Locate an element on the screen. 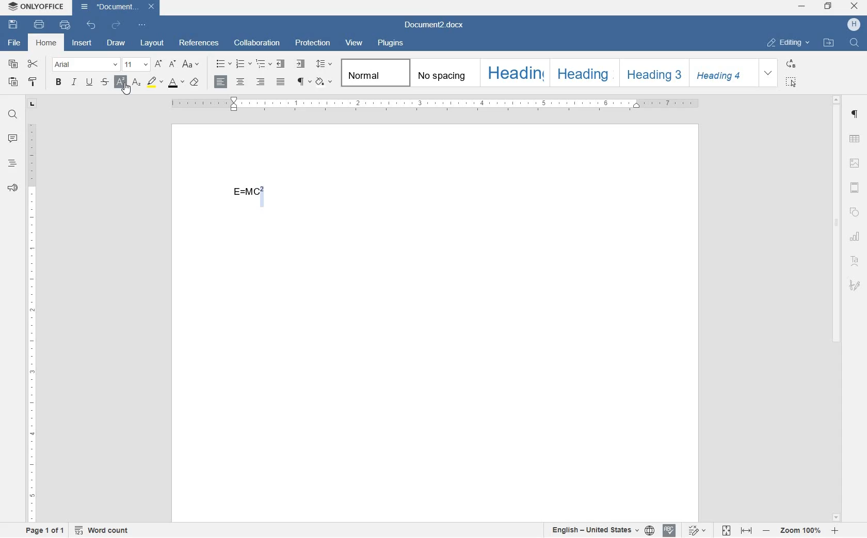 Image resolution: width=867 pixels, height=538 pixels. replace is located at coordinates (792, 64).